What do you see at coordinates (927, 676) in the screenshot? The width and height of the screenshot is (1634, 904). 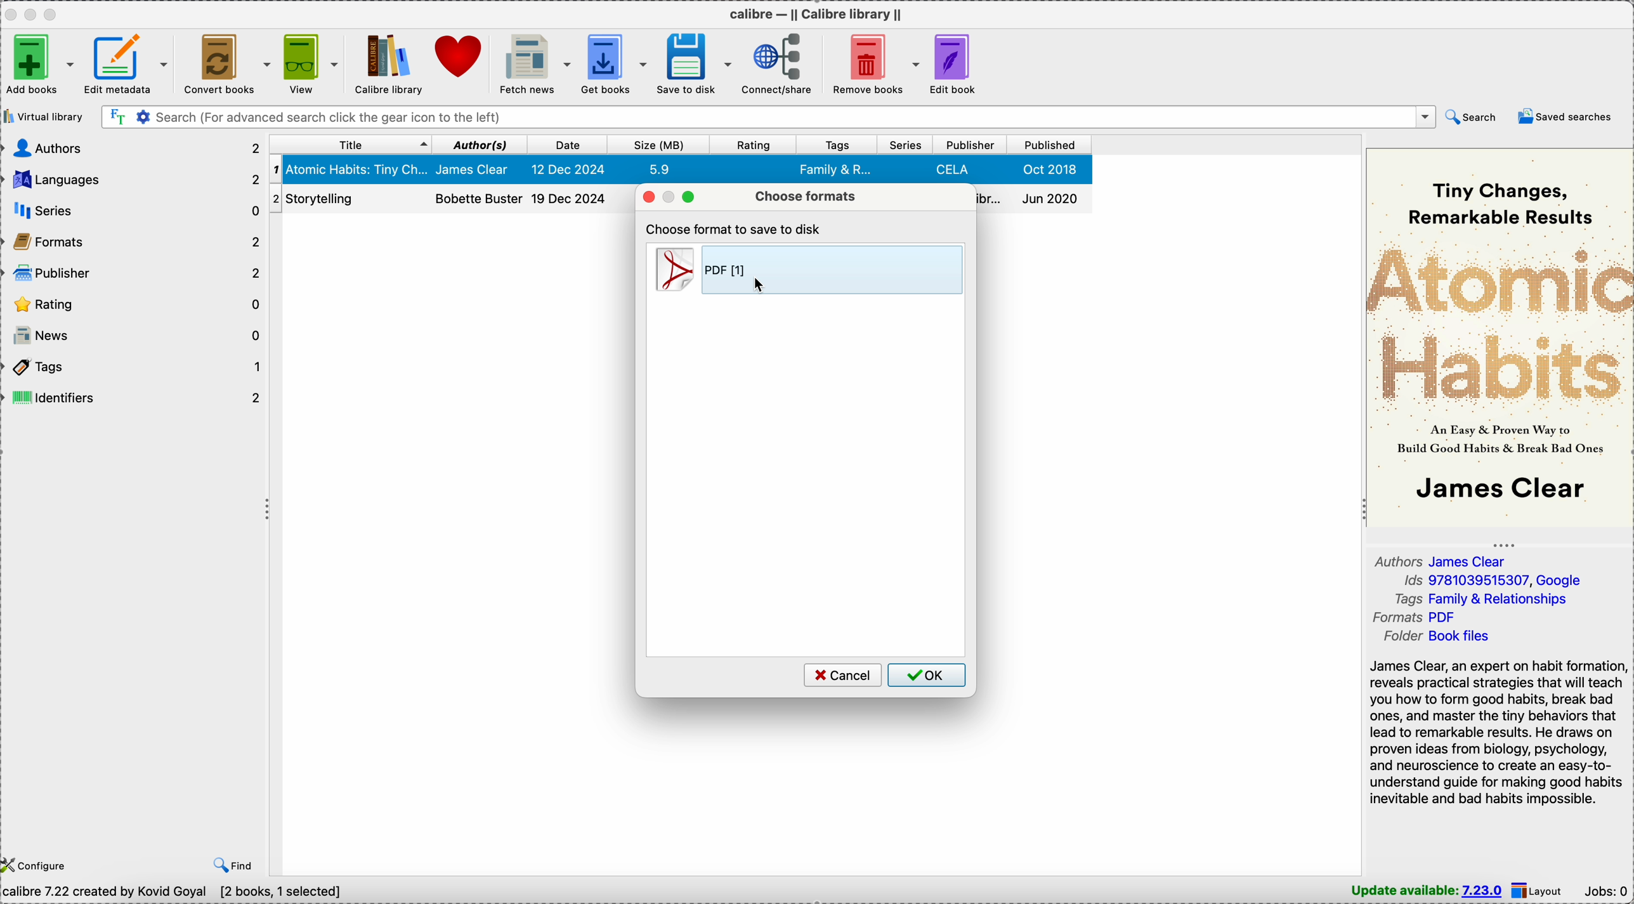 I see `OK` at bounding box center [927, 676].